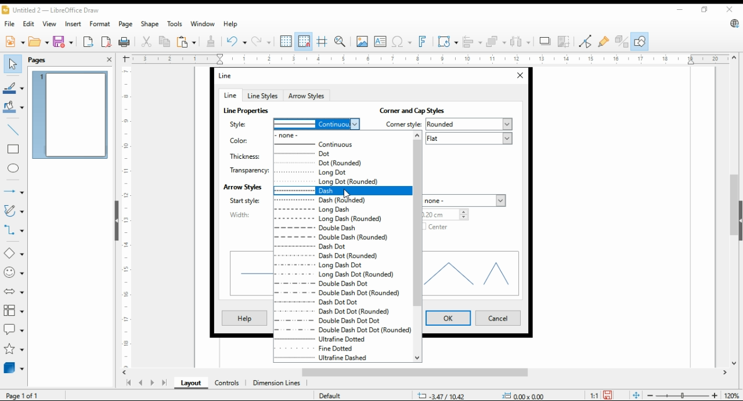  What do you see at coordinates (337, 220) in the screenshot?
I see `long dash rounded` at bounding box center [337, 220].